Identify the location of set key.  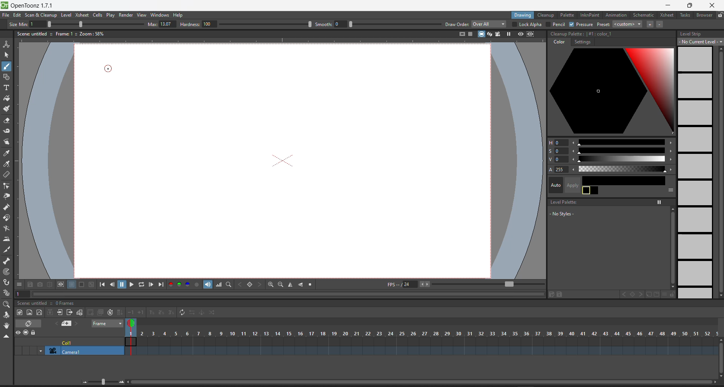
(249, 284).